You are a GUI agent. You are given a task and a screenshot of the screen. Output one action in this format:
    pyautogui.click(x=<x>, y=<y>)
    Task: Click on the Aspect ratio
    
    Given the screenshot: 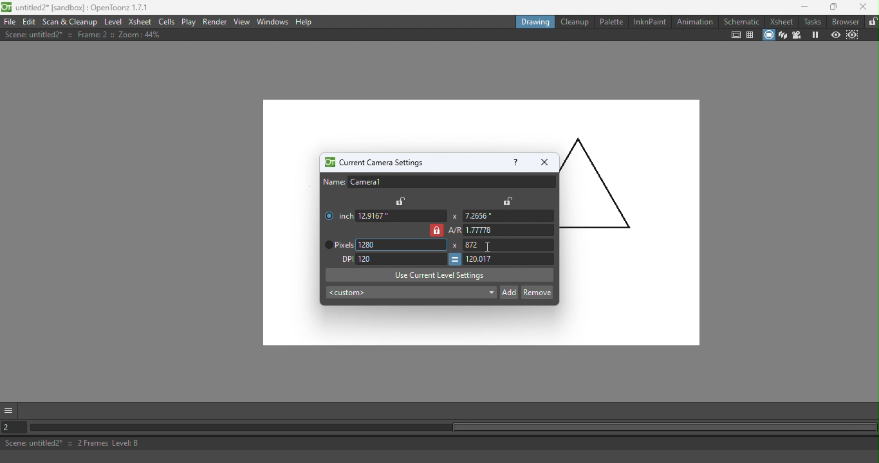 What is the action you would take?
    pyautogui.click(x=502, y=230)
    